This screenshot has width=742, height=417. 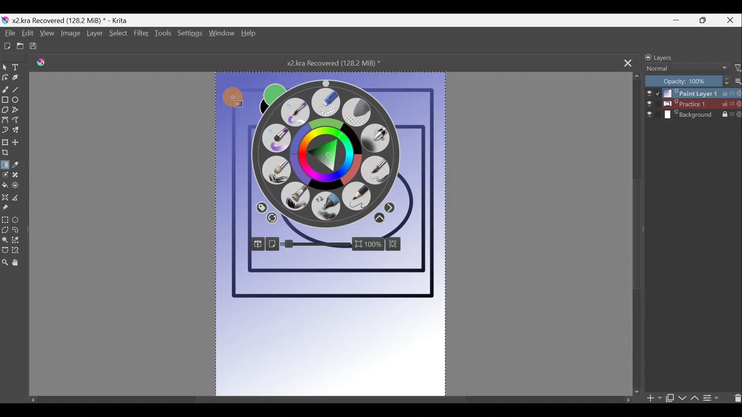 I want to click on View/change layer properties, so click(x=715, y=397).